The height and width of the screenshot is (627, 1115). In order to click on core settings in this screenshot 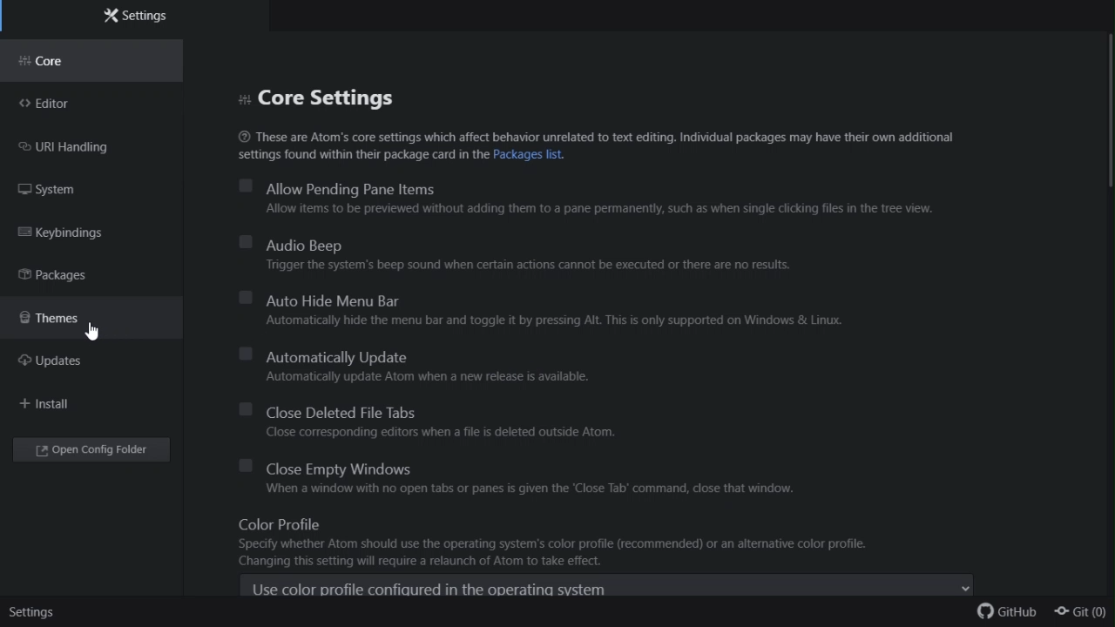, I will do `click(325, 97)`.